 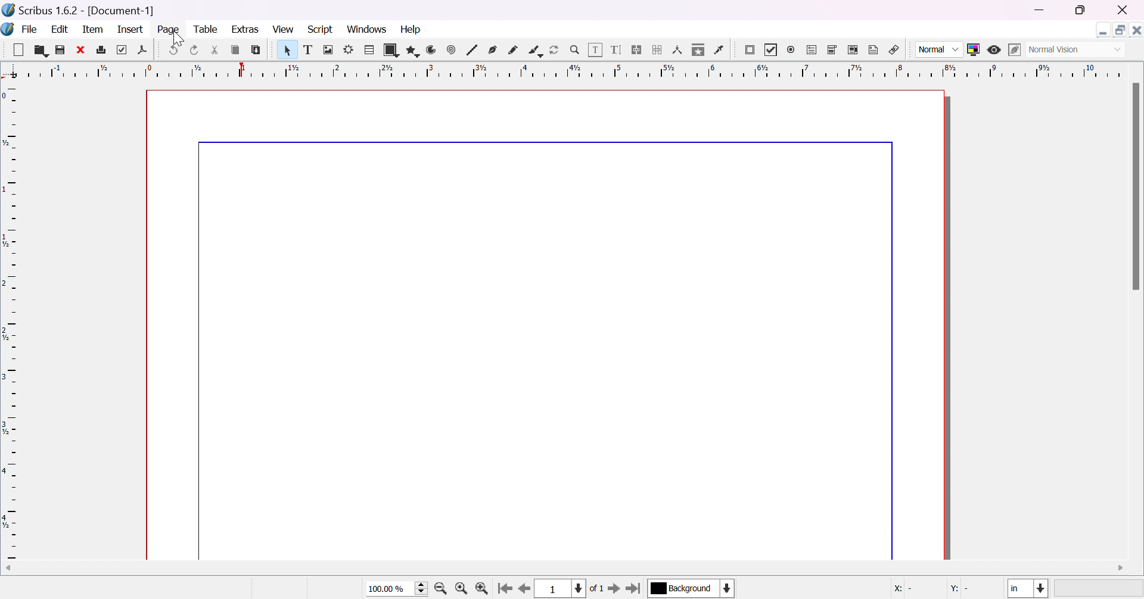 I want to click on ruler, so click(x=10, y=320).